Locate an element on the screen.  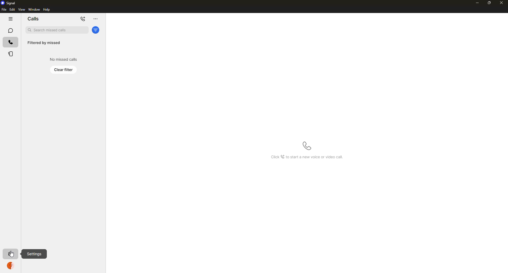
help is located at coordinates (47, 10).